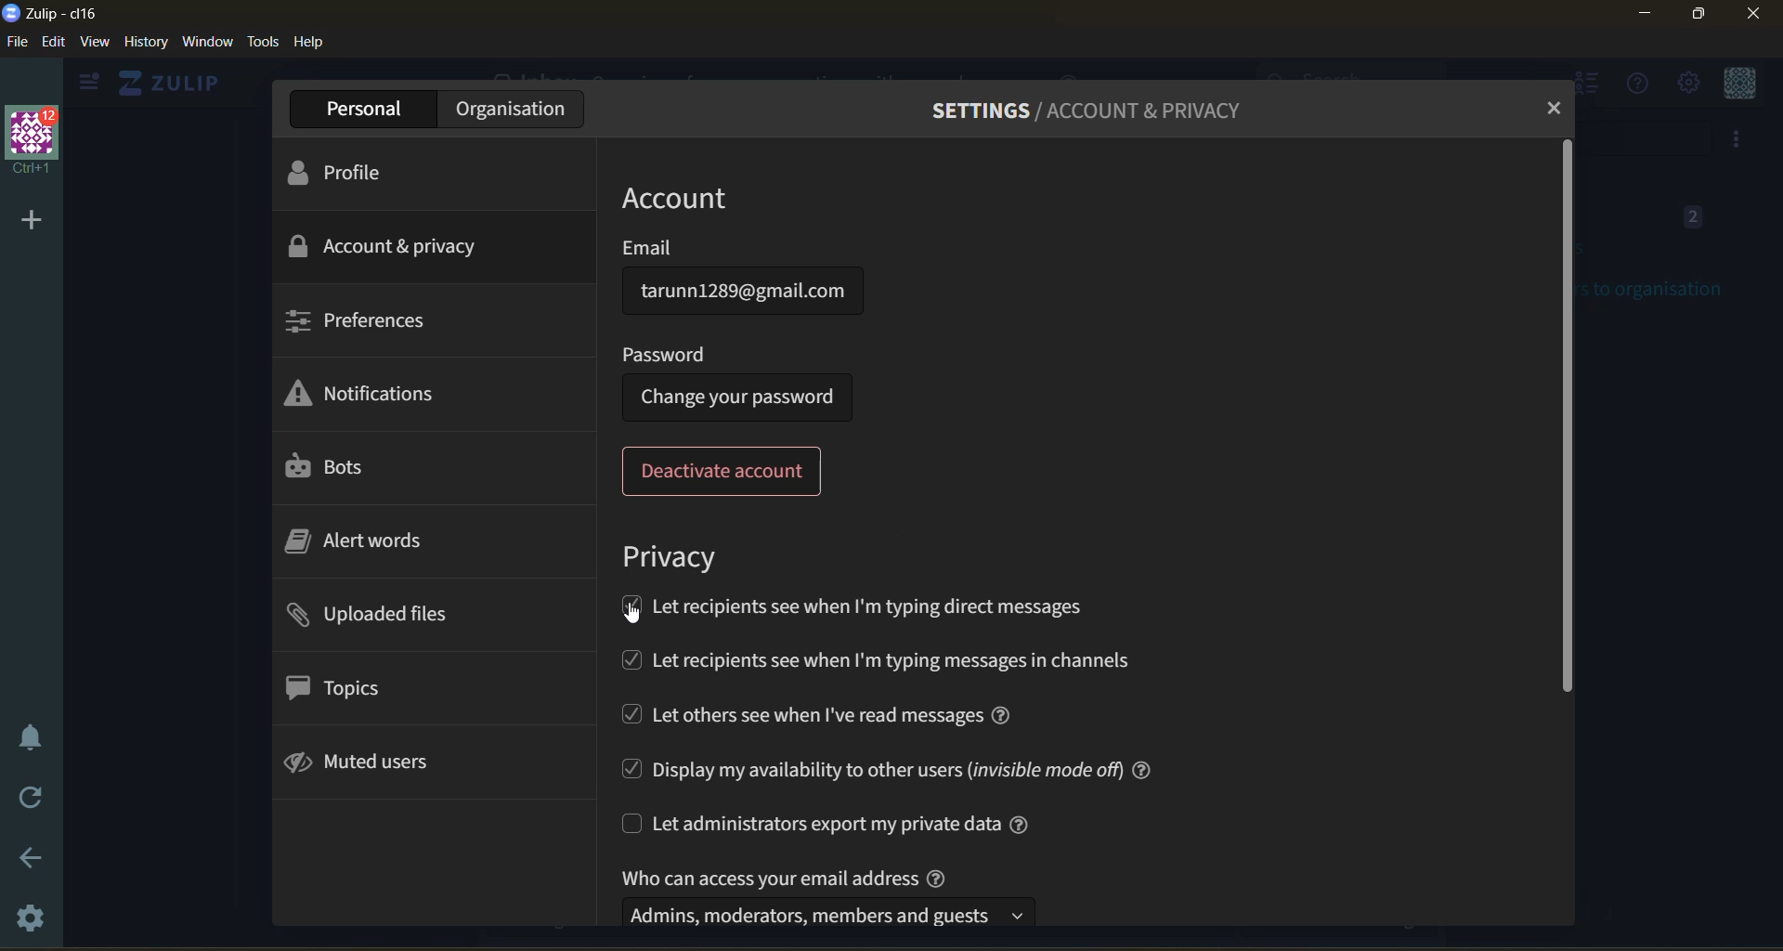 The height and width of the screenshot is (951, 1783). I want to click on topics, so click(339, 687).